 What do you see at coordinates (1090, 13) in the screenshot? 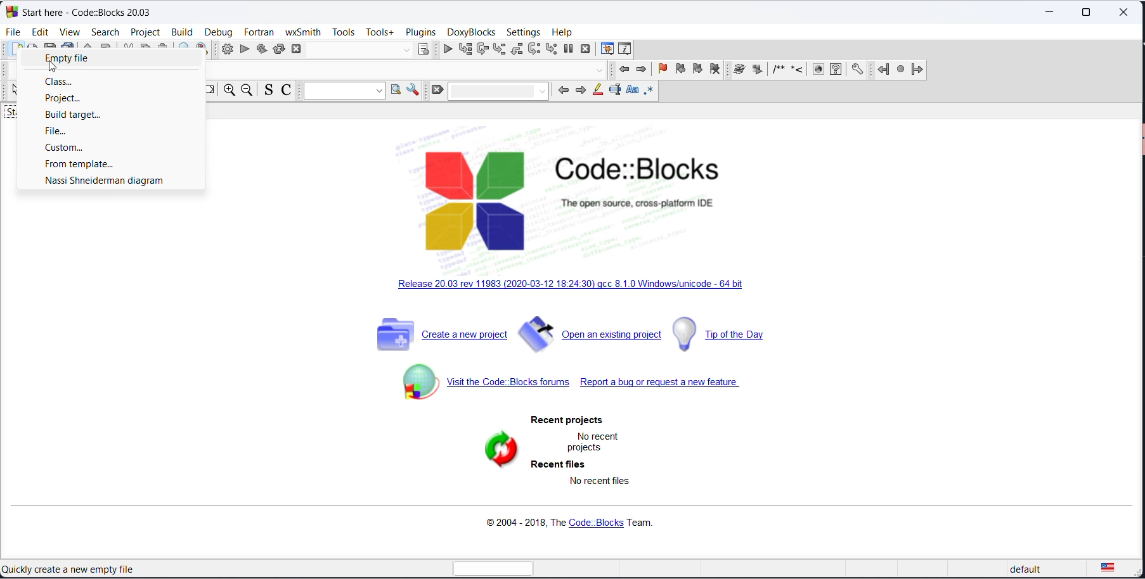
I see `maximize` at bounding box center [1090, 13].